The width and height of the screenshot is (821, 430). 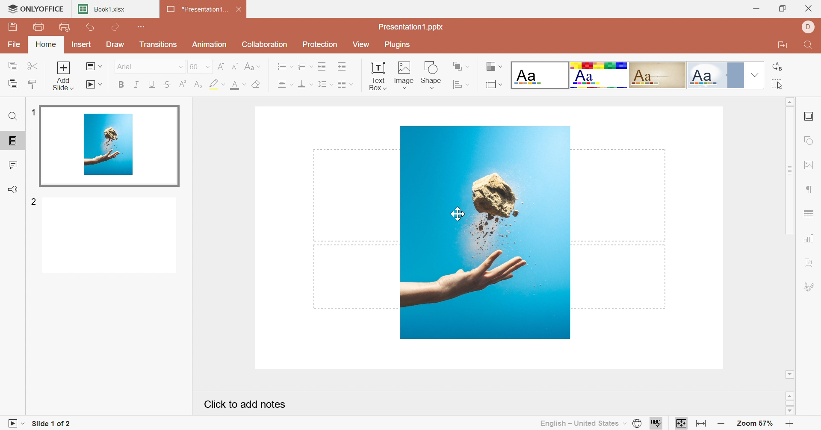 I want to click on paragraph settings, so click(x=809, y=188).